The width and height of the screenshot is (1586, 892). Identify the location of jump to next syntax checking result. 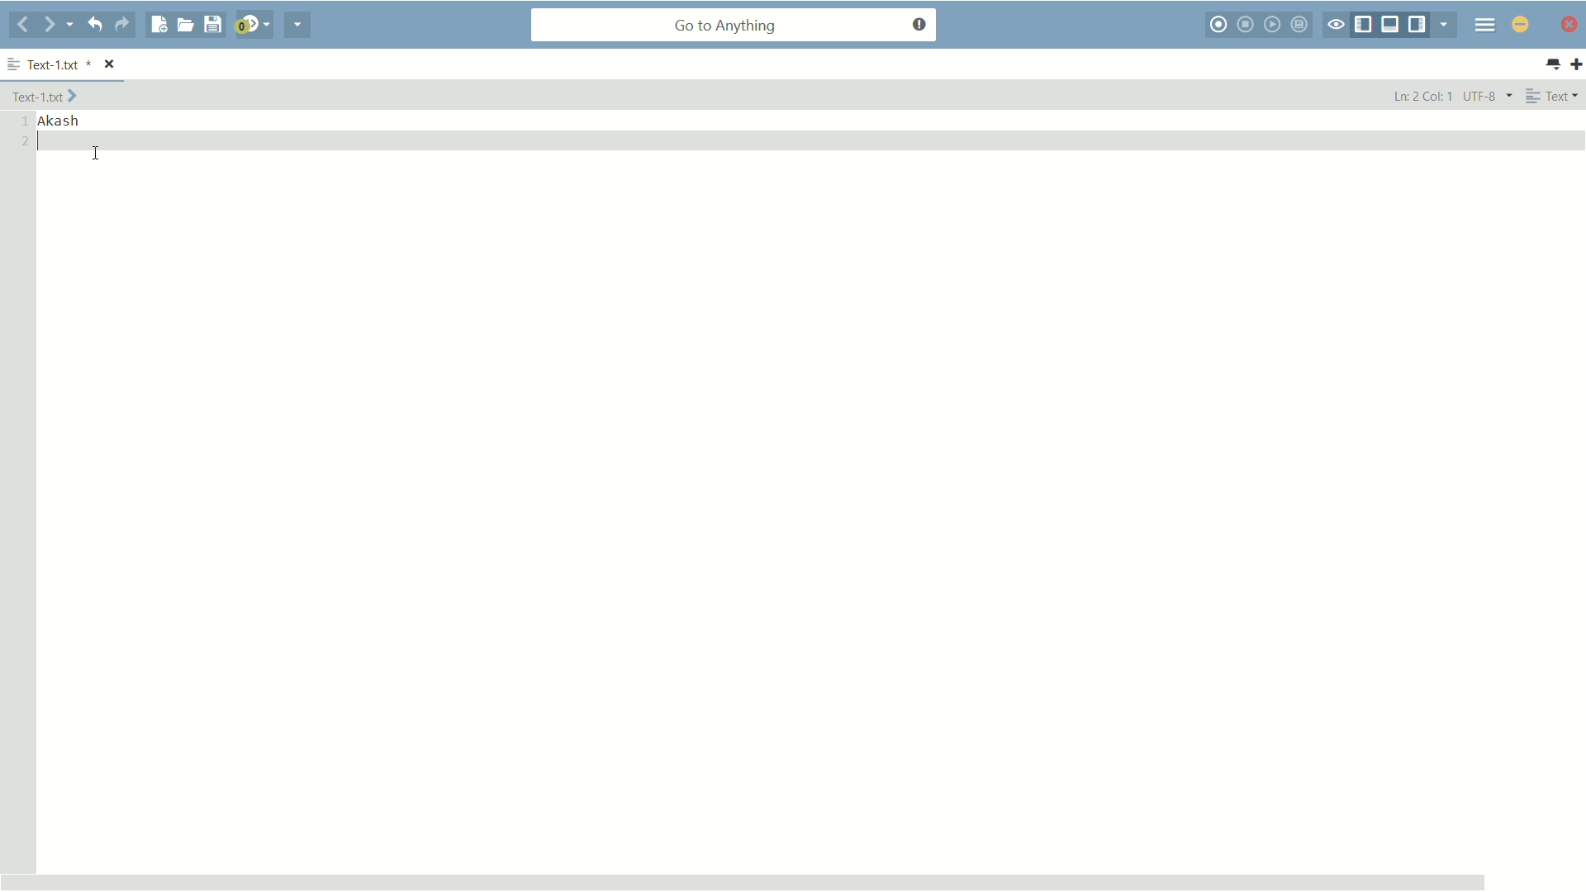
(254, 26).